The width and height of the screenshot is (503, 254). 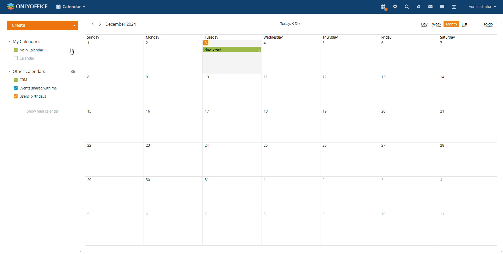 What do you see at coordinates (172, 57) in the screenshot?
I see `date` at bounding box center [172, 57].